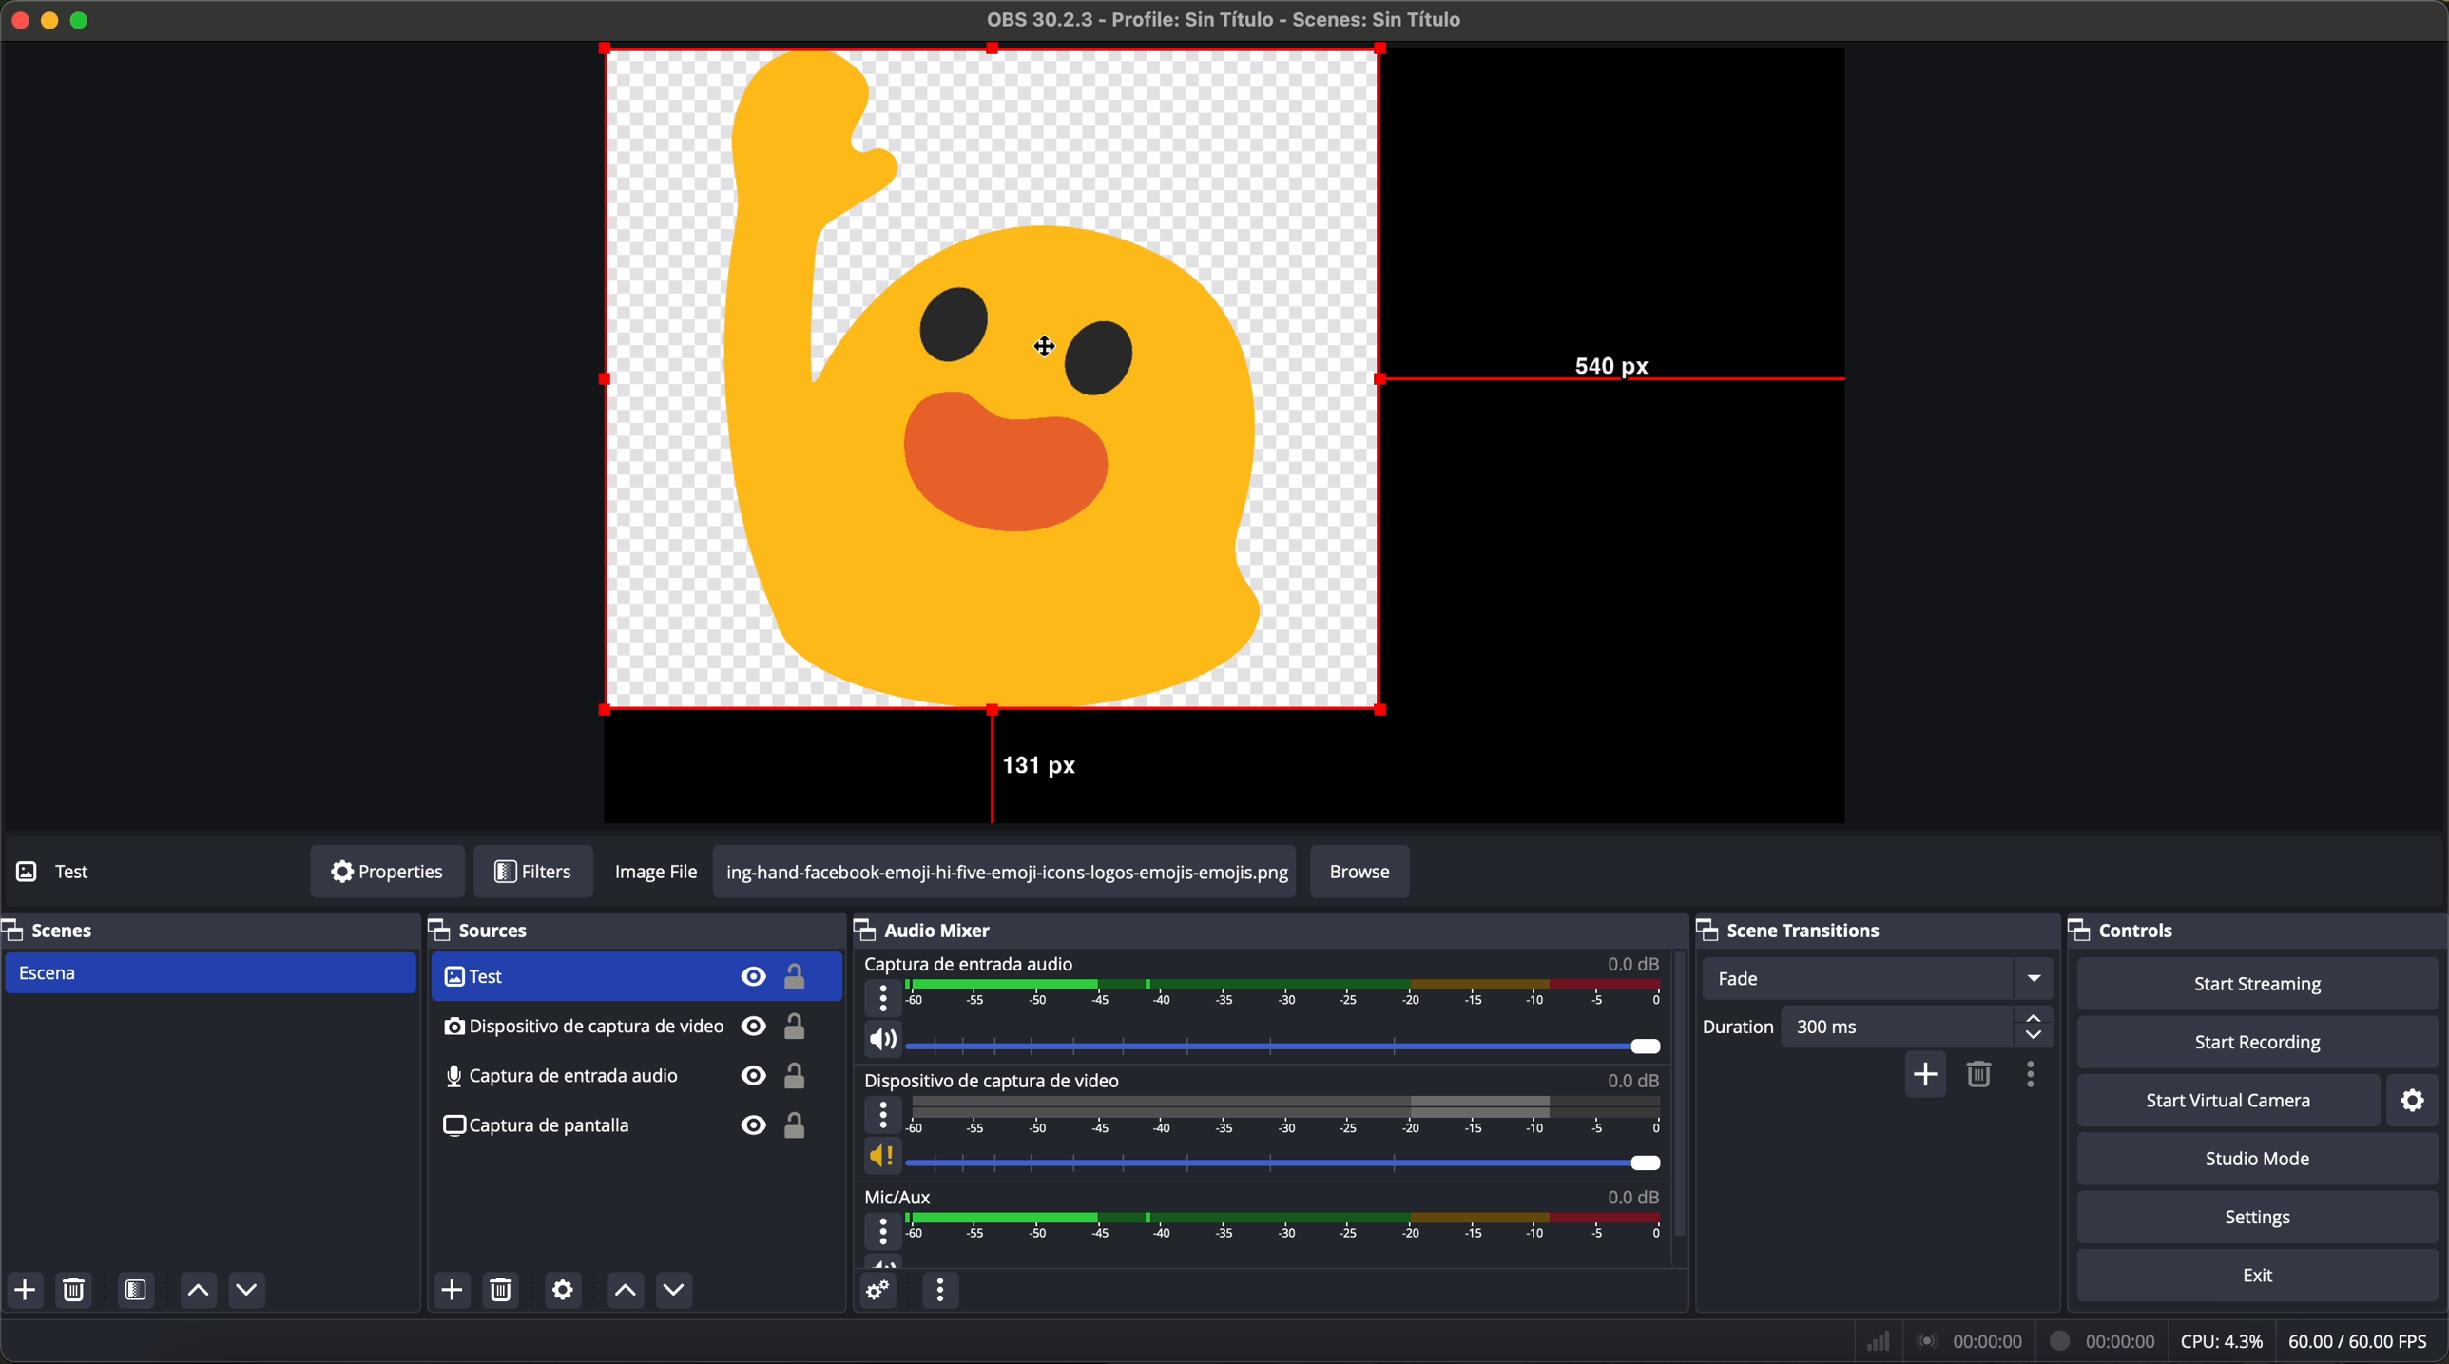 This screenshot has height=1364, width=2449. I want to click on filename, so click(1227, 20).